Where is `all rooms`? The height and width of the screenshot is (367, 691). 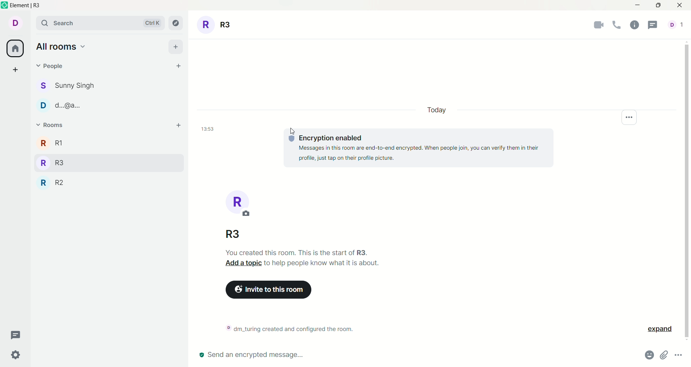 all rooms is located at coordinates (61, 46).